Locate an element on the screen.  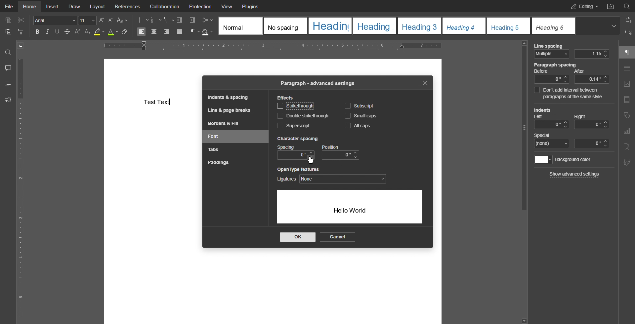
Indents is located at coordinates (186, 20).